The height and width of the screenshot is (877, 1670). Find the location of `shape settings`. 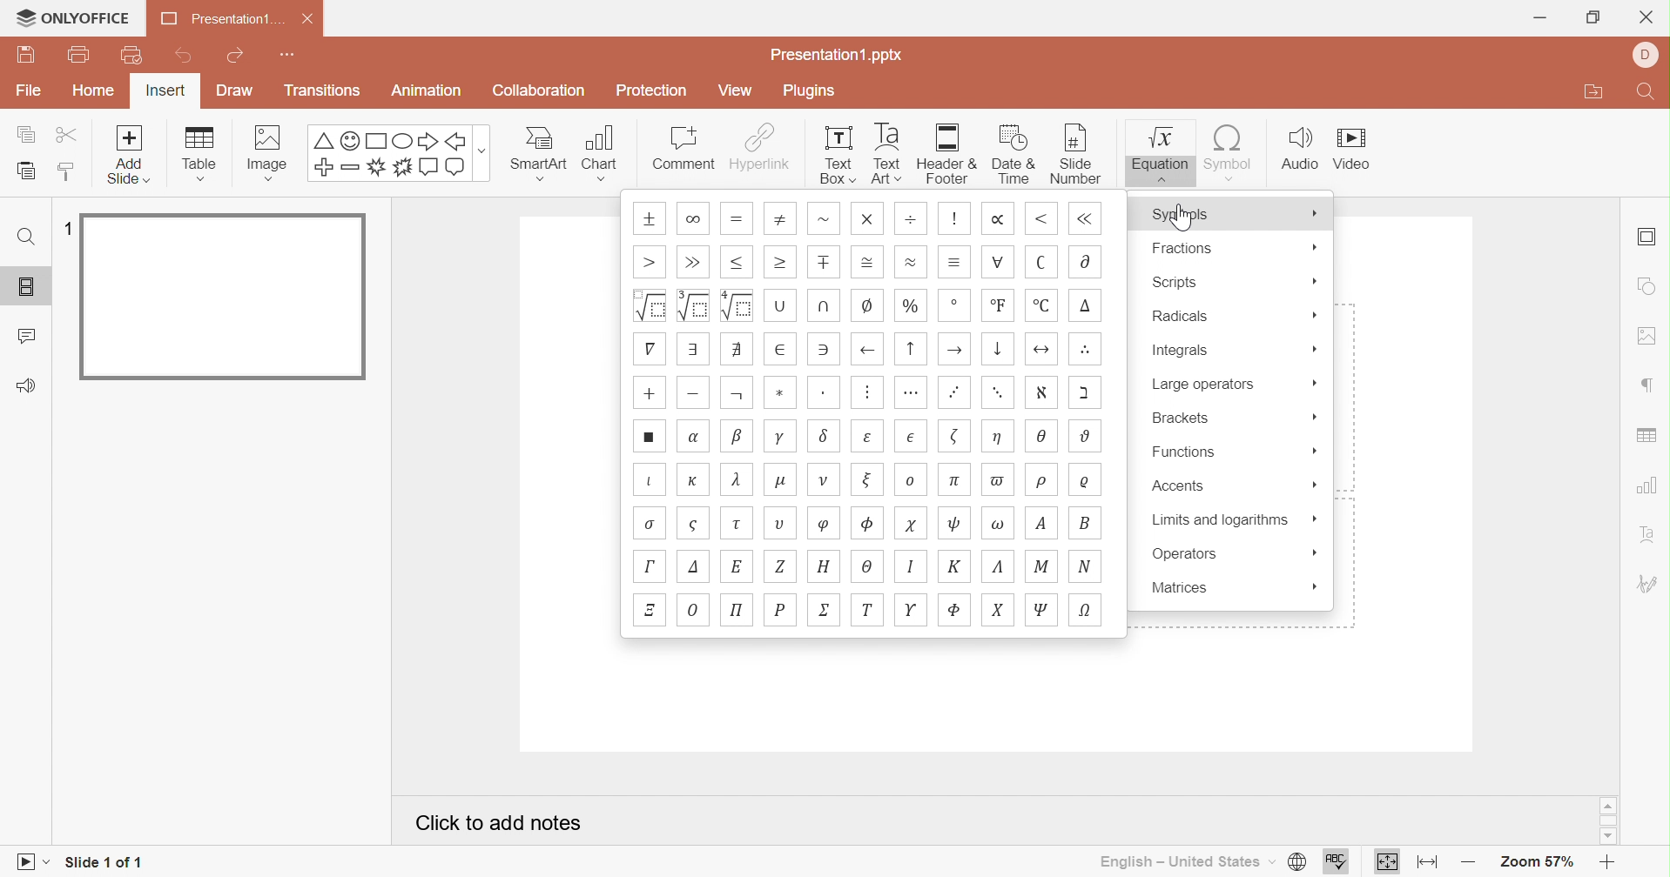

shape settings is located at coordinates (1648, 286).